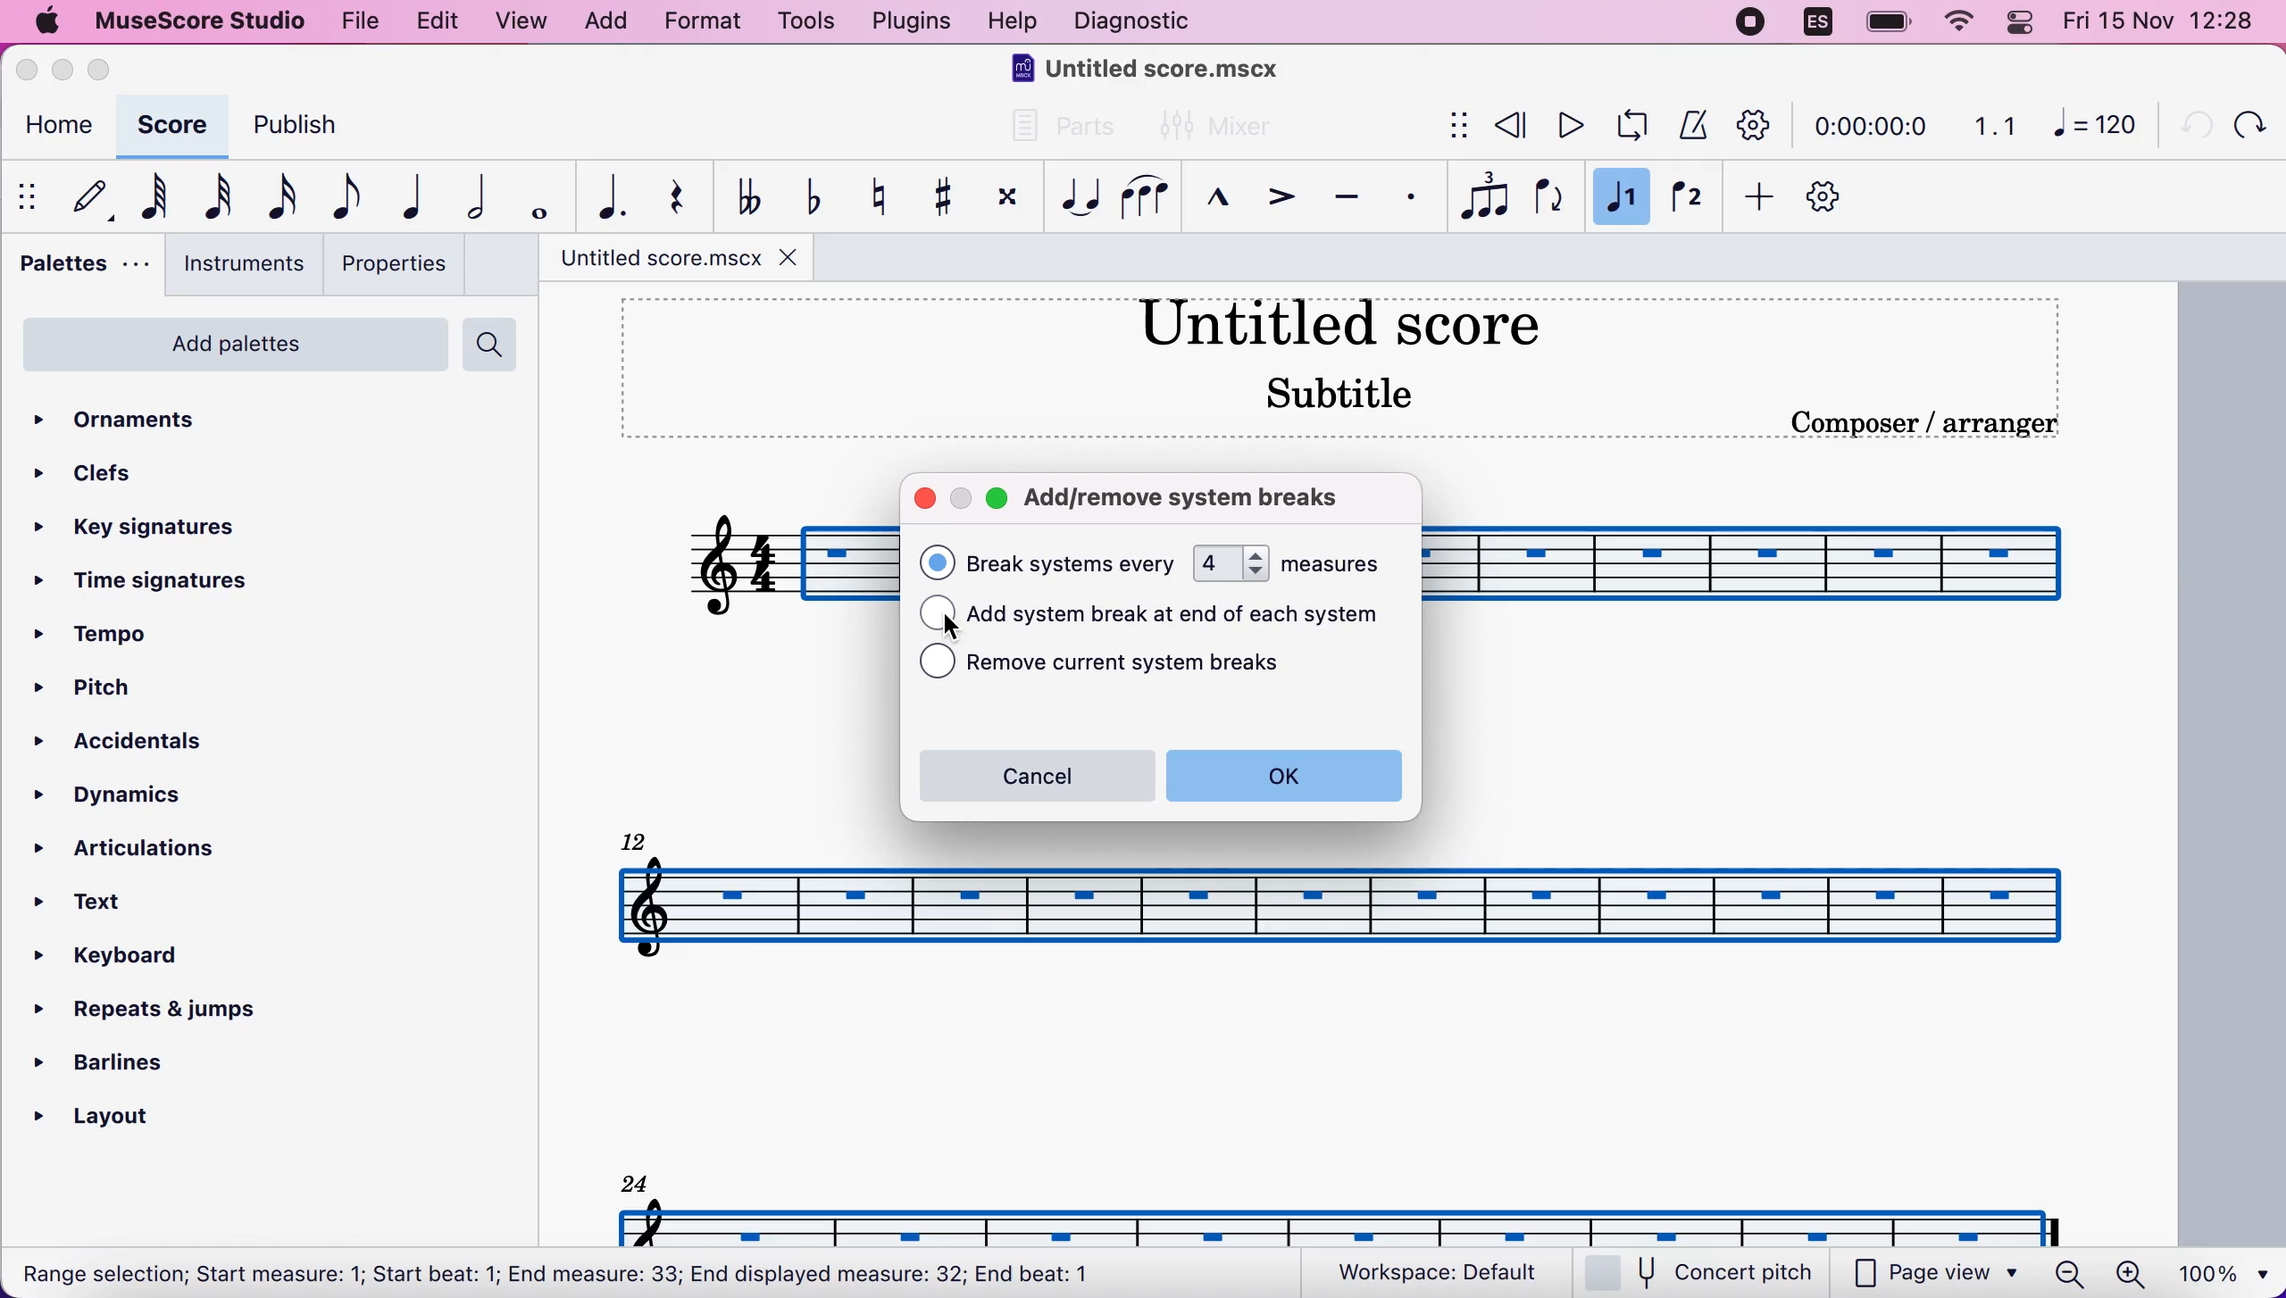 The image size is (2286, 1298). Describe the element at coordinates (1344, 391) in the screenshot. I see `Subtitle` at that location.